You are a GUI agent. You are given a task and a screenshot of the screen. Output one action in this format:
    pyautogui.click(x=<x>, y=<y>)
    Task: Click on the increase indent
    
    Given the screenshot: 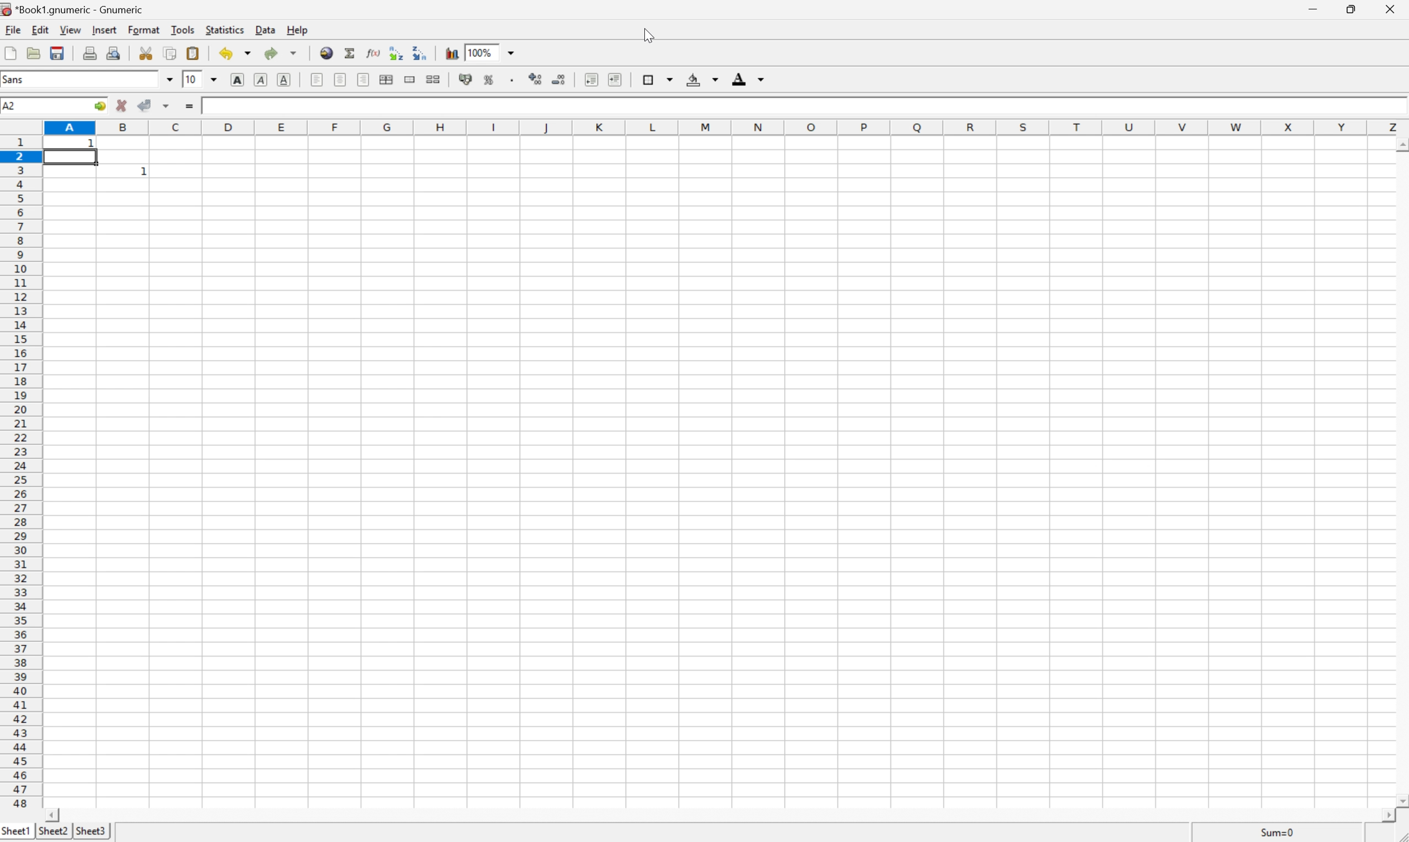 What is the action you would take?
    pyautogui.click(x=615, y=78)
    